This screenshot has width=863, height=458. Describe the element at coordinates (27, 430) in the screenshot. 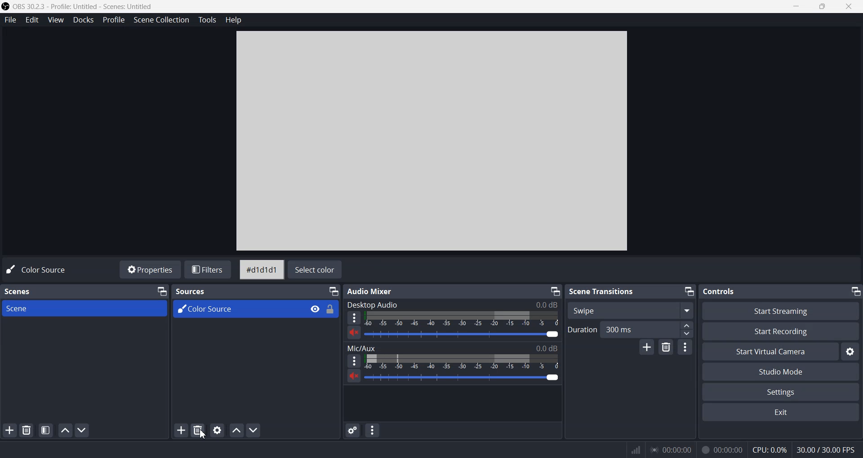

I see `Remove selected Scene` at that location.